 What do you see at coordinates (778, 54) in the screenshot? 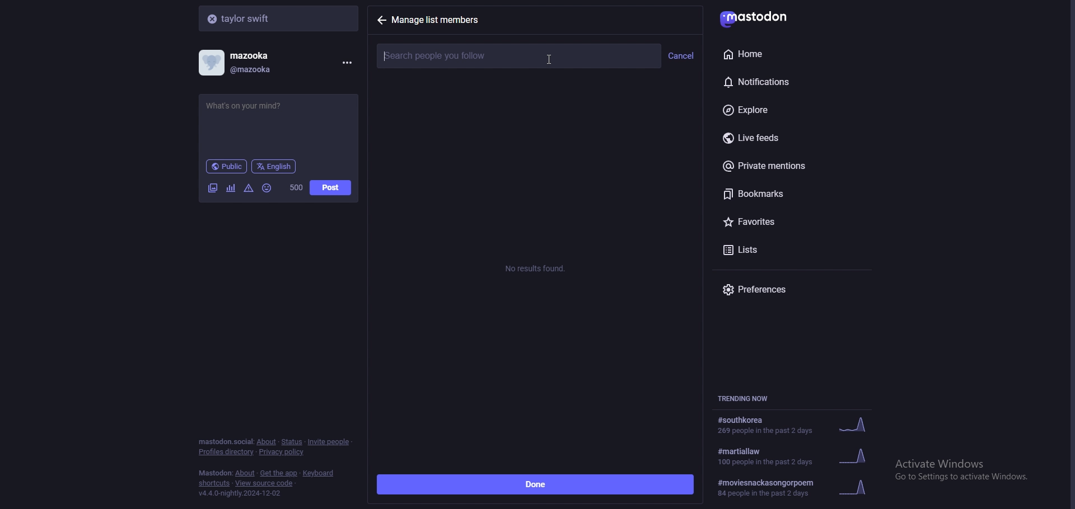
I see `home` at bounding box center [778, 54].